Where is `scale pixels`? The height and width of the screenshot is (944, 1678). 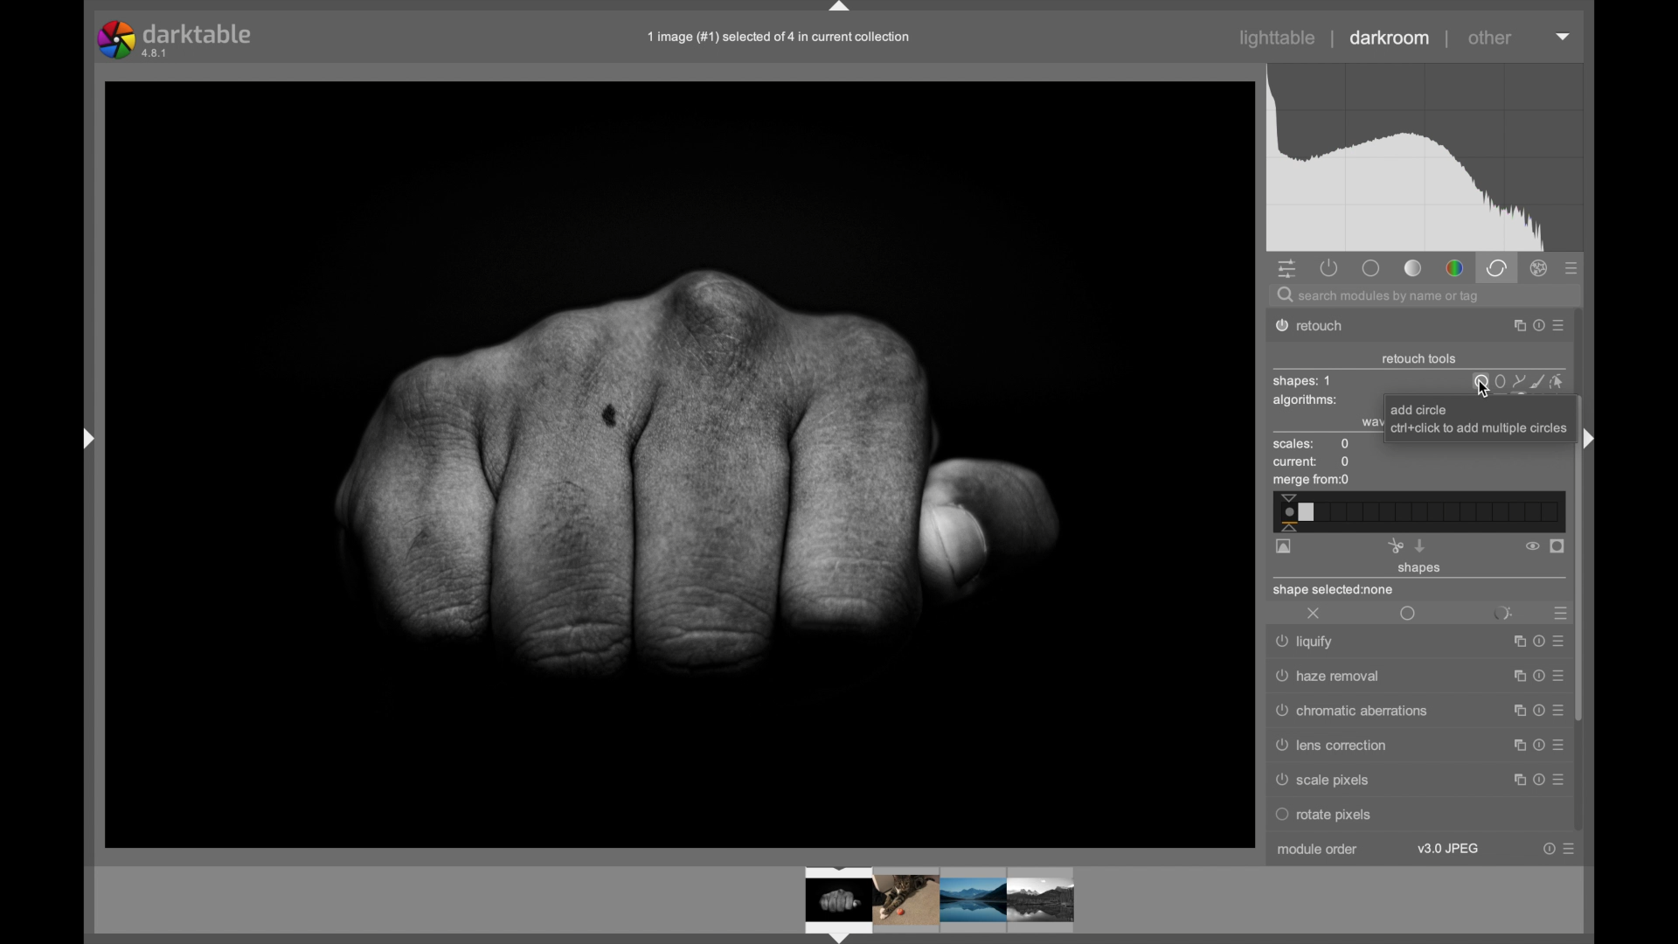 scale pixels is located at coordinates (1328, 781).